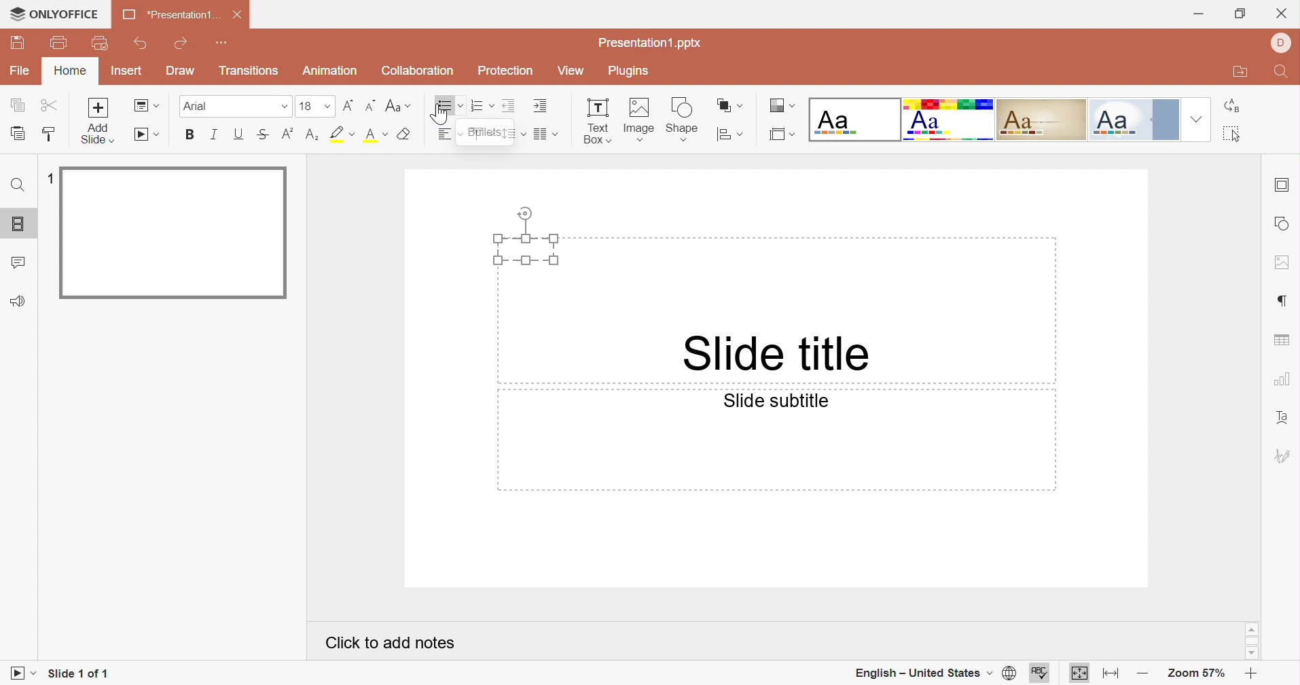  I want to click on Bold, so click(196, 133).